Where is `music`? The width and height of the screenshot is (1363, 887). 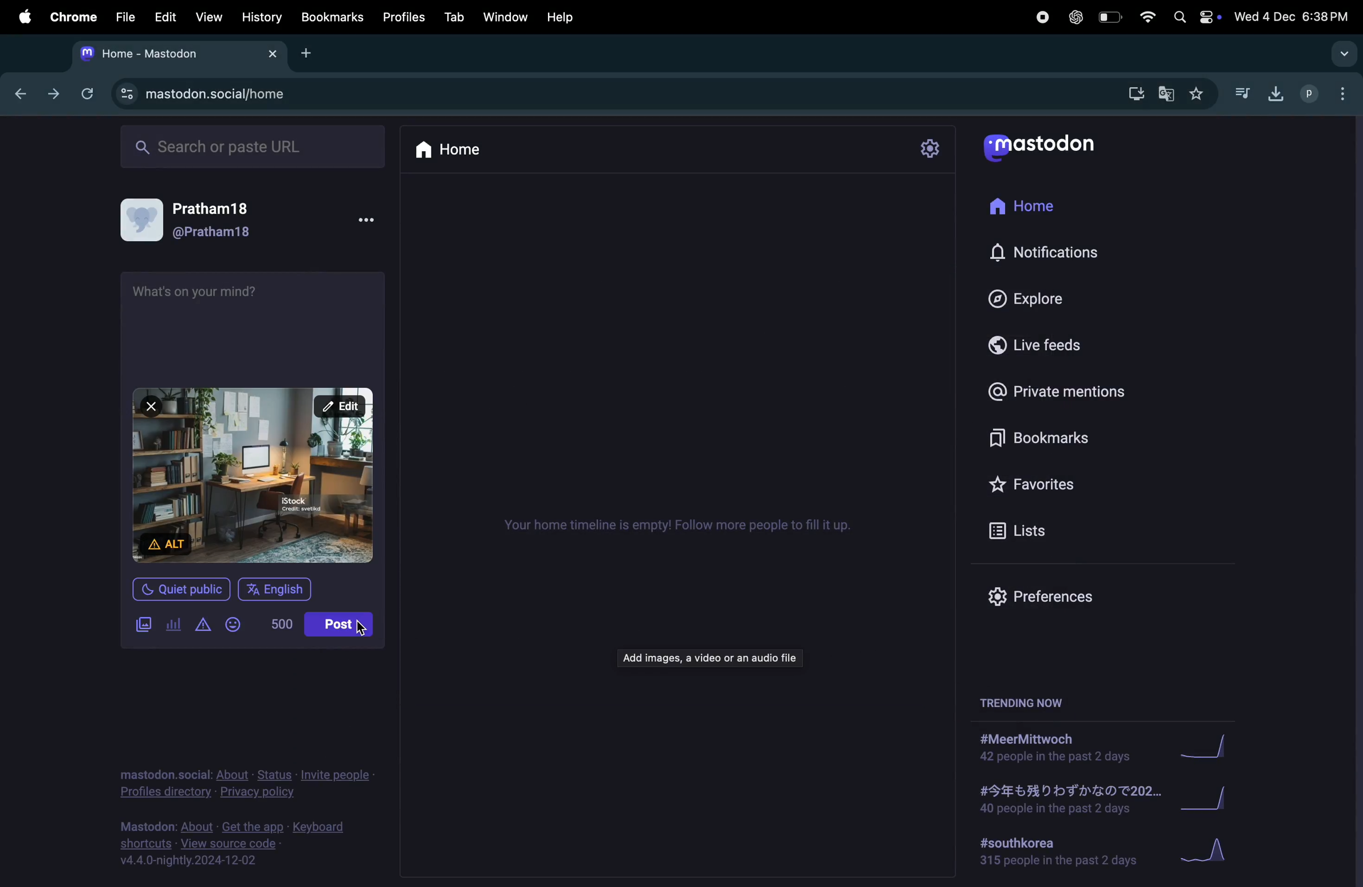 music is located at coordinates (1243, 95).